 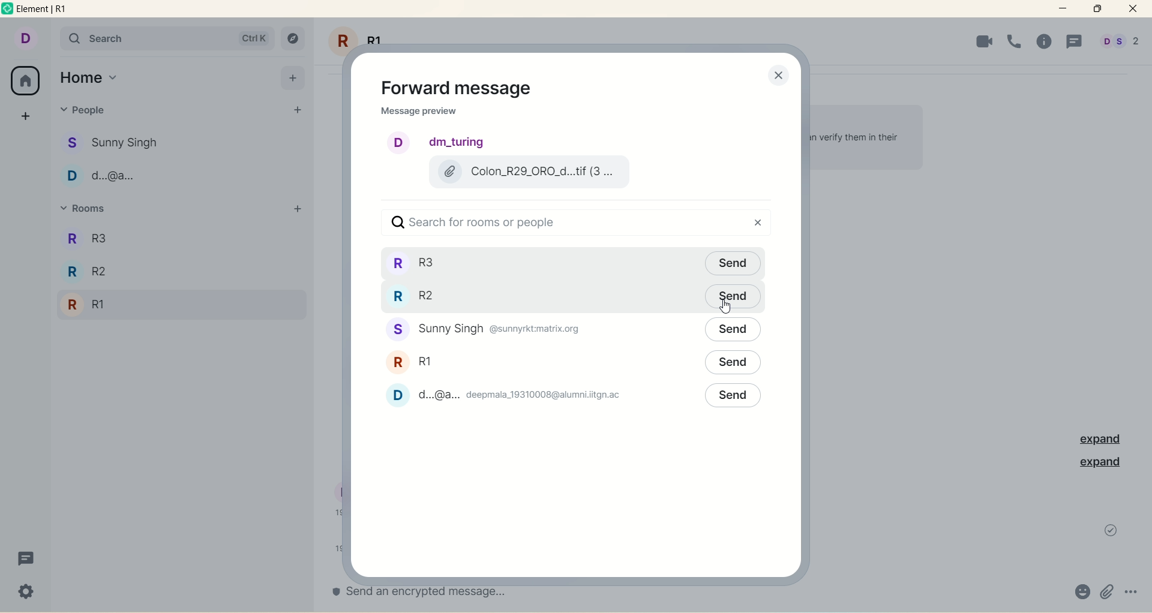 I want to click on create a space, so click(x=28, y=113).